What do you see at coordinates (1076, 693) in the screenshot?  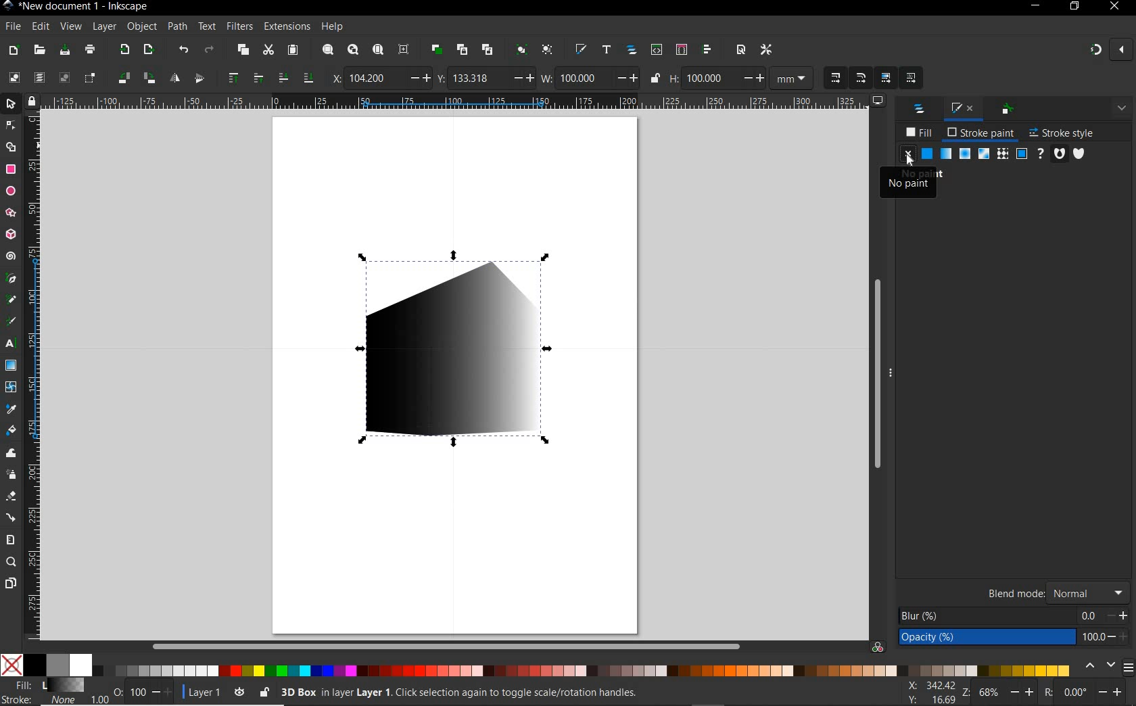 I see `0` at bounding box center [1076, 693].